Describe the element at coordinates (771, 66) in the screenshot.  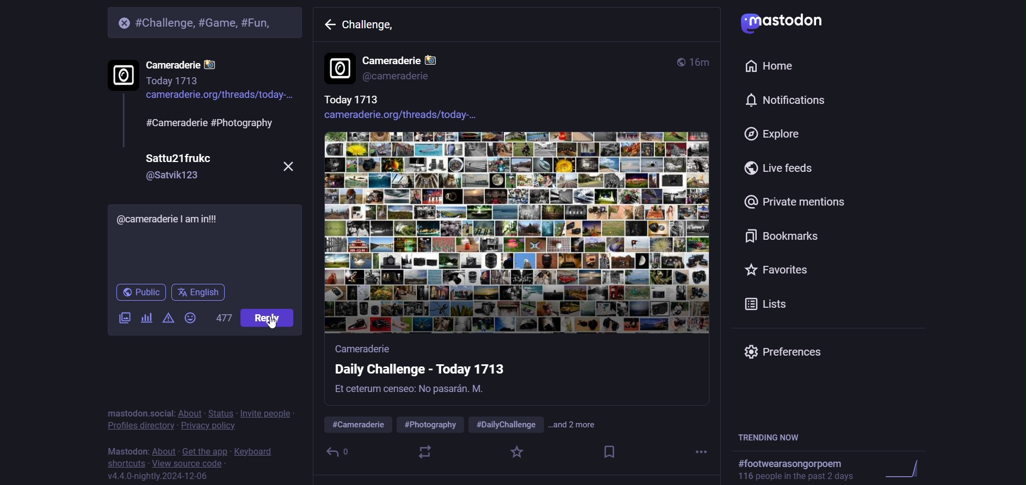
I see `home` at that location.